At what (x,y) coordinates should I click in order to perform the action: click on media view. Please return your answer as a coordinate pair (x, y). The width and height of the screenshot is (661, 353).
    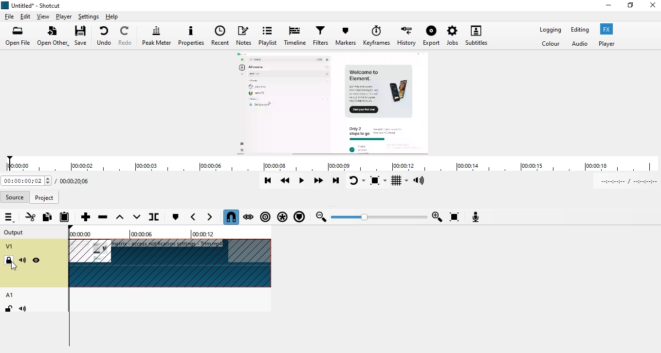
    Looking at the image, I should click on (333, 104).